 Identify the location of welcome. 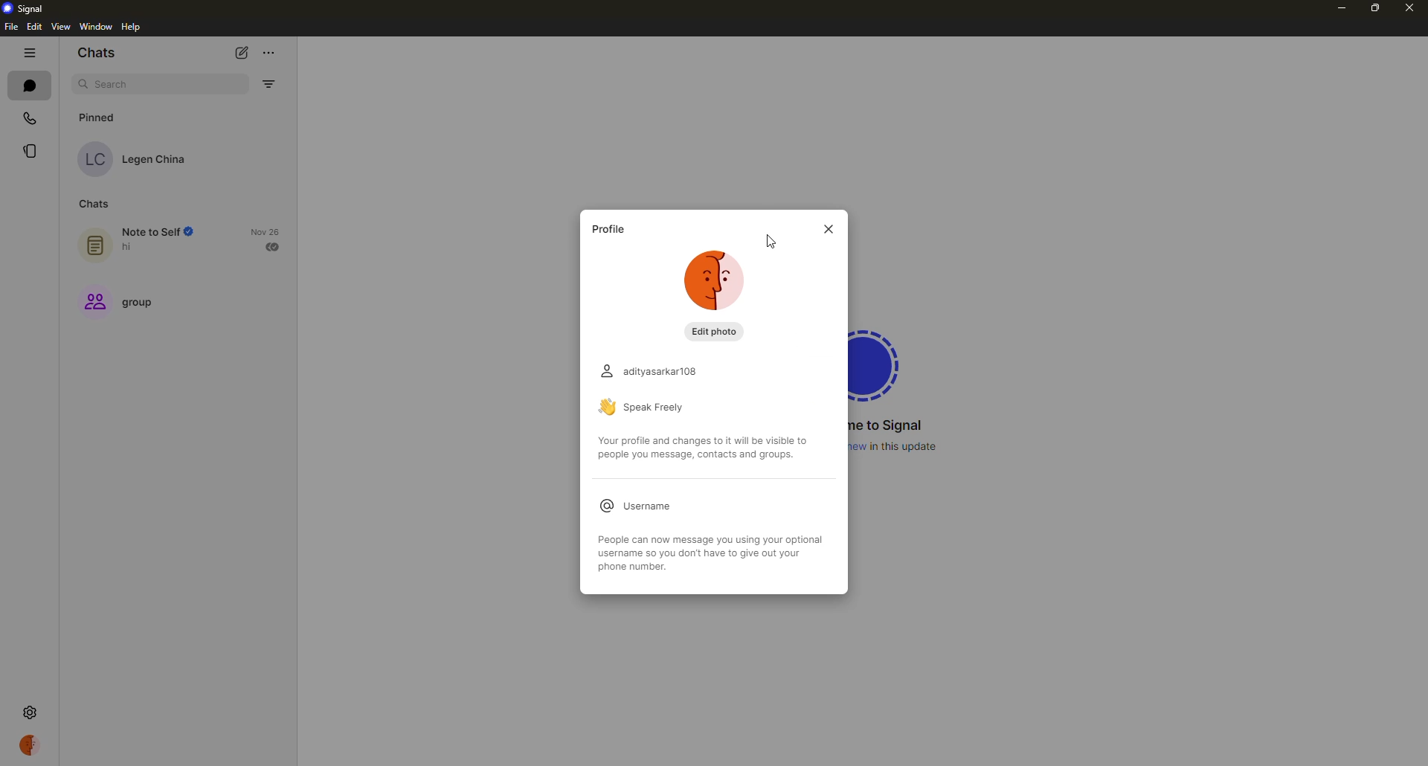
(890, 425).